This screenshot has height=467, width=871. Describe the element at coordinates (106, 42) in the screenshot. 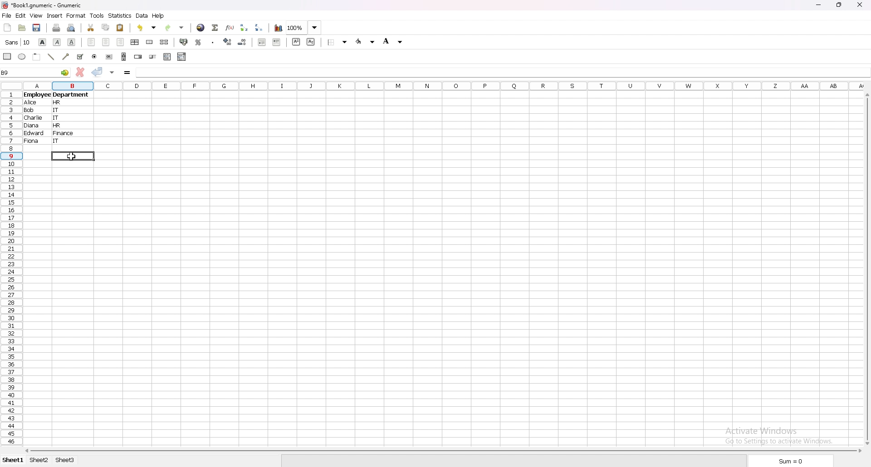

I see `centre` at that location.